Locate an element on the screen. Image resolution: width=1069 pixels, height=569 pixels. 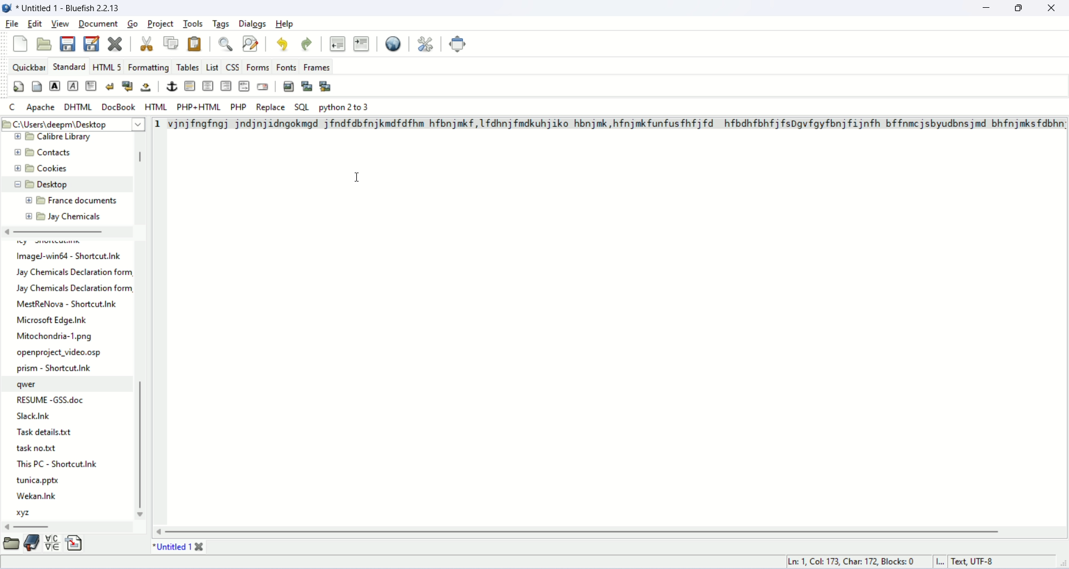
Task details.txt is located at coordinates (43, 431).